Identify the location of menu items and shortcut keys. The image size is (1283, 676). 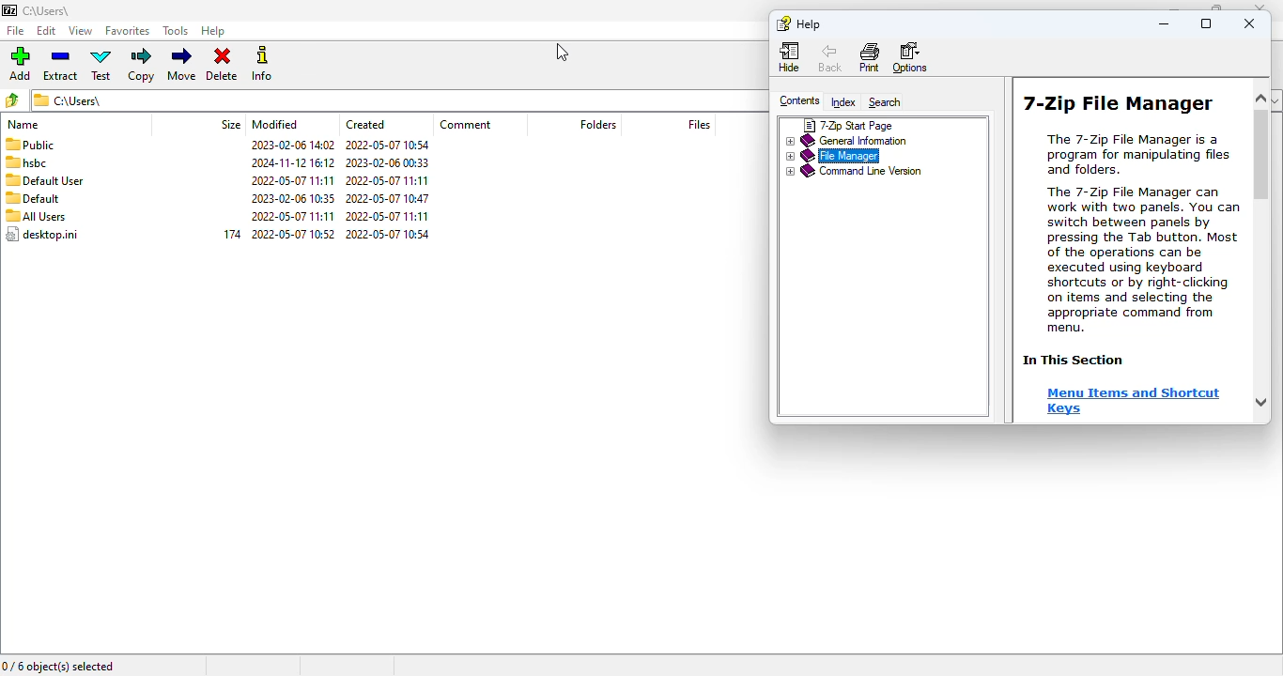
(1135, 403).